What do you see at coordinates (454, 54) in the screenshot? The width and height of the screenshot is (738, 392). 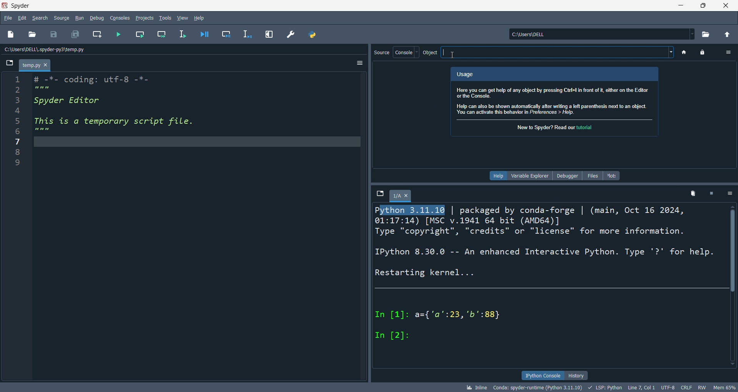 I see `cursor` at bounding box center [454, 54].